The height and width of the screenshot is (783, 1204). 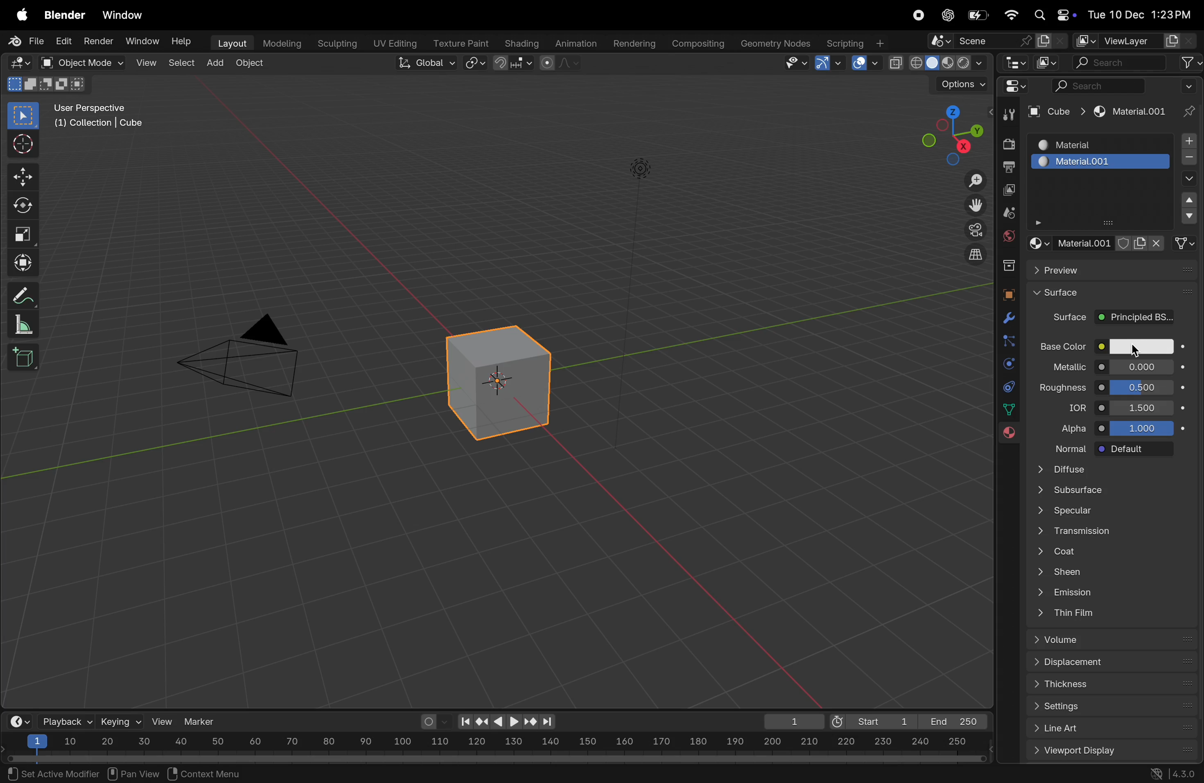 What do you see at coordinates (1116, 270) in the screenshot?
I see `preview` at bounding box center [1116, 270].